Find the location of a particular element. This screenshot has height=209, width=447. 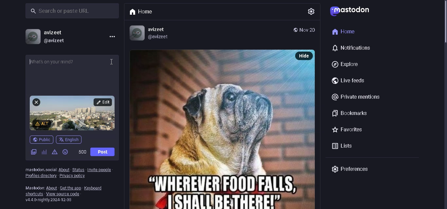

Invite people is located at coordinates (99, 169).